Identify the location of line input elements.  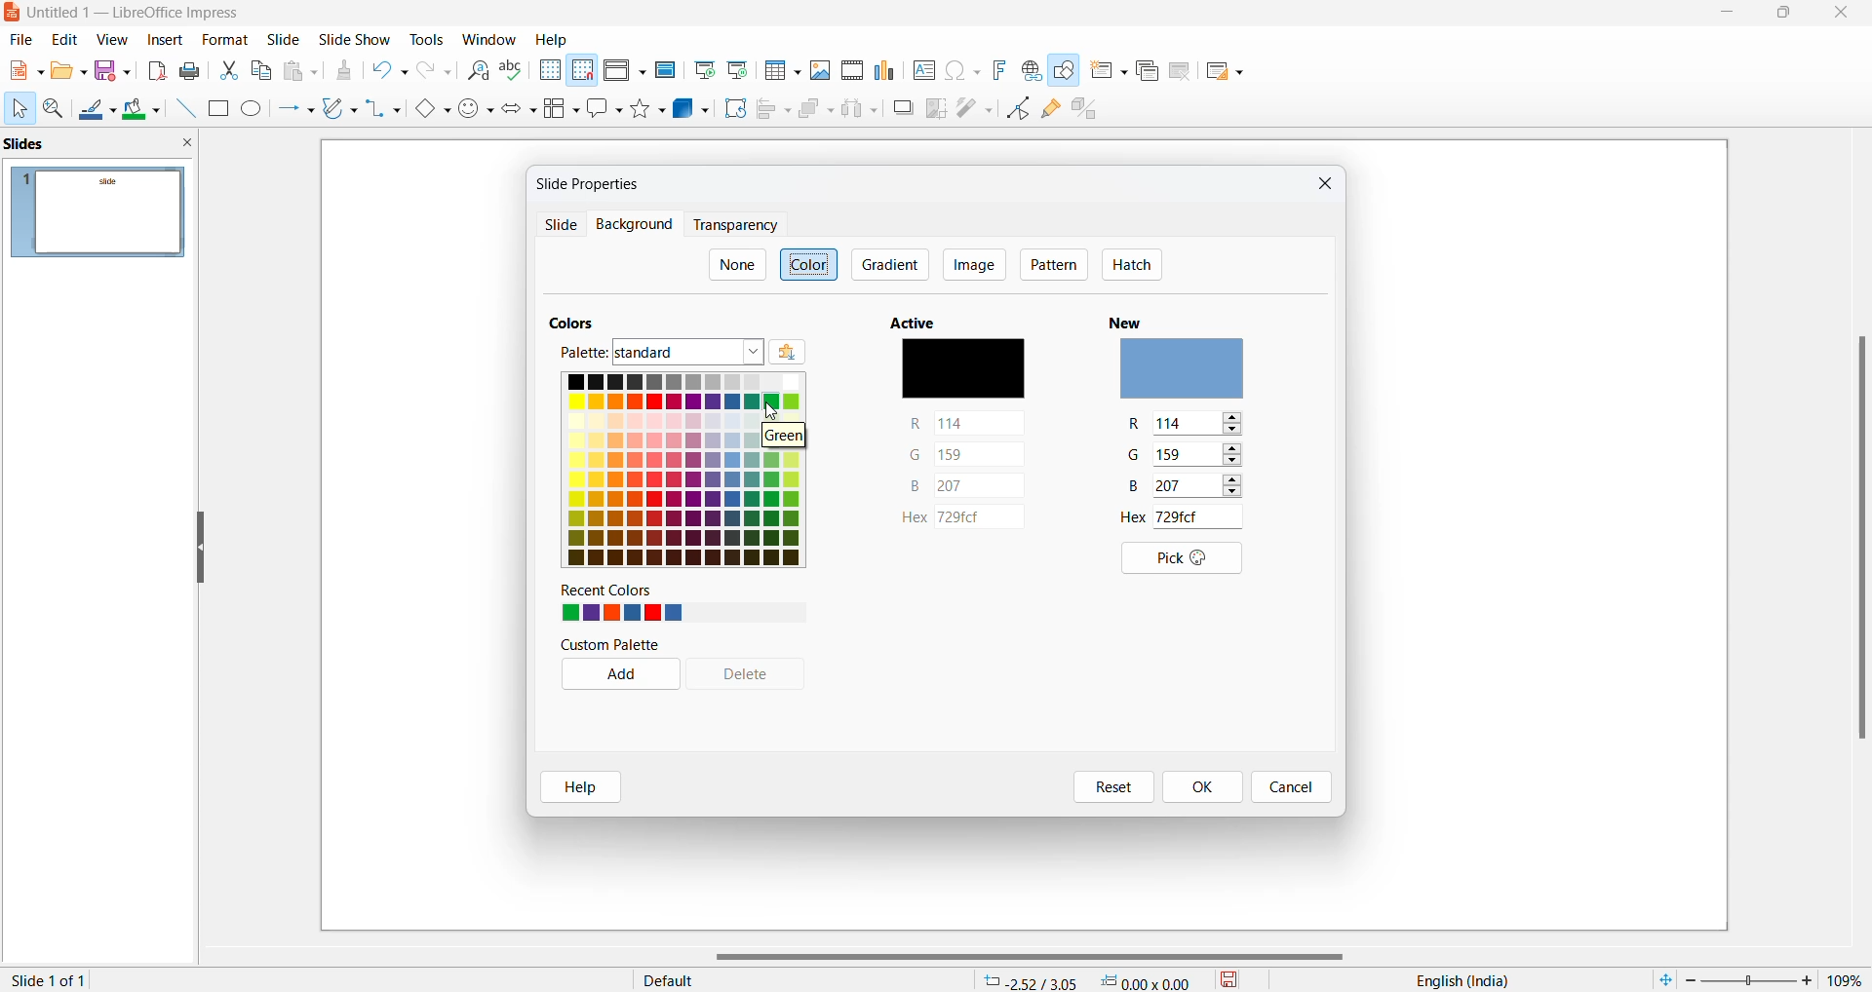
(183, 109).